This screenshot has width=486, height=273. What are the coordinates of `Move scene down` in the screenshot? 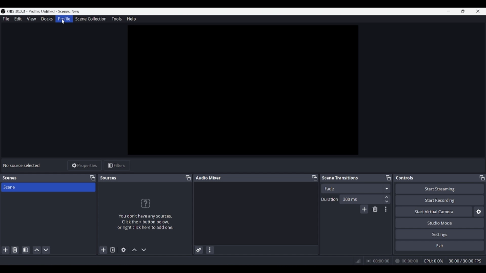 It's located at (46, 250).